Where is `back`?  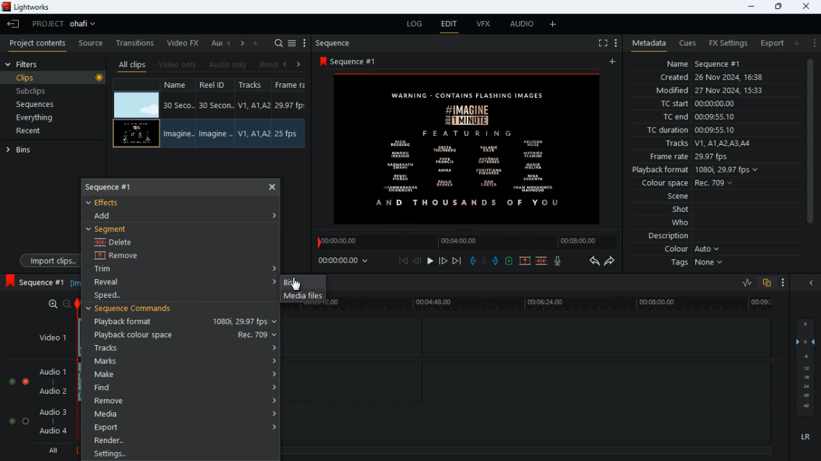 back is located at coordinates (13, 24).